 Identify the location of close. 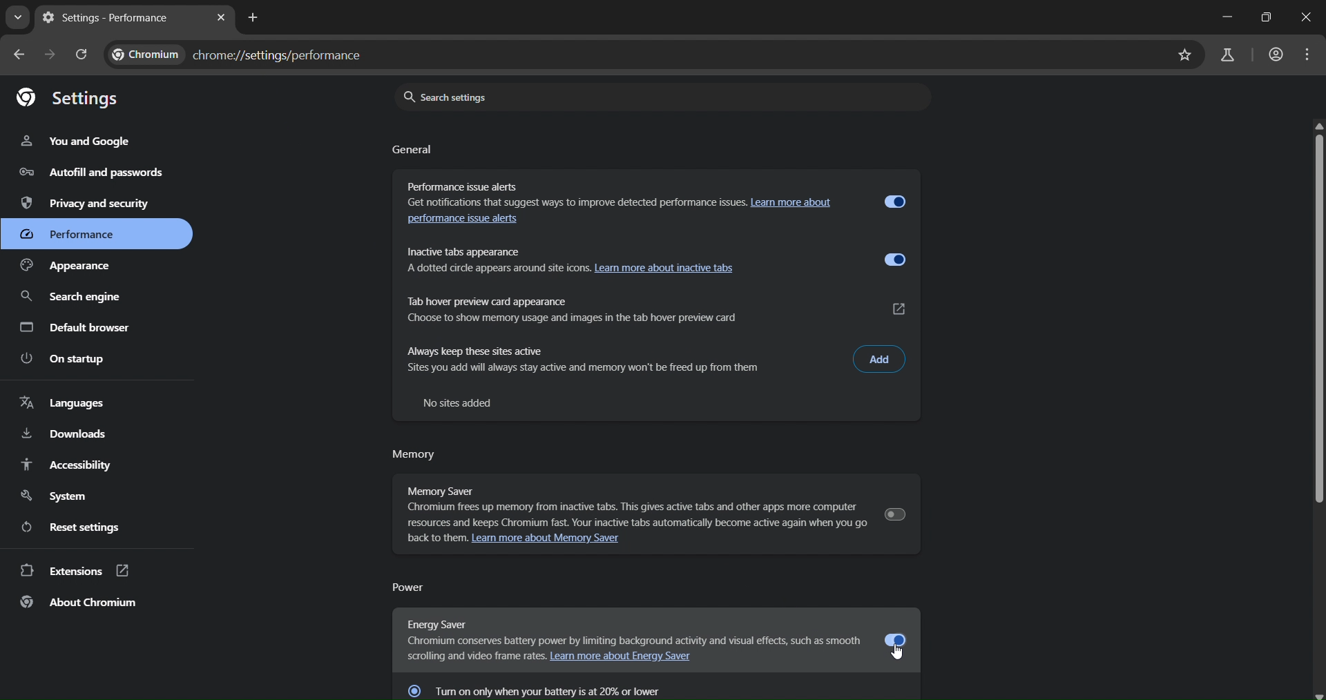
(1309, 17).